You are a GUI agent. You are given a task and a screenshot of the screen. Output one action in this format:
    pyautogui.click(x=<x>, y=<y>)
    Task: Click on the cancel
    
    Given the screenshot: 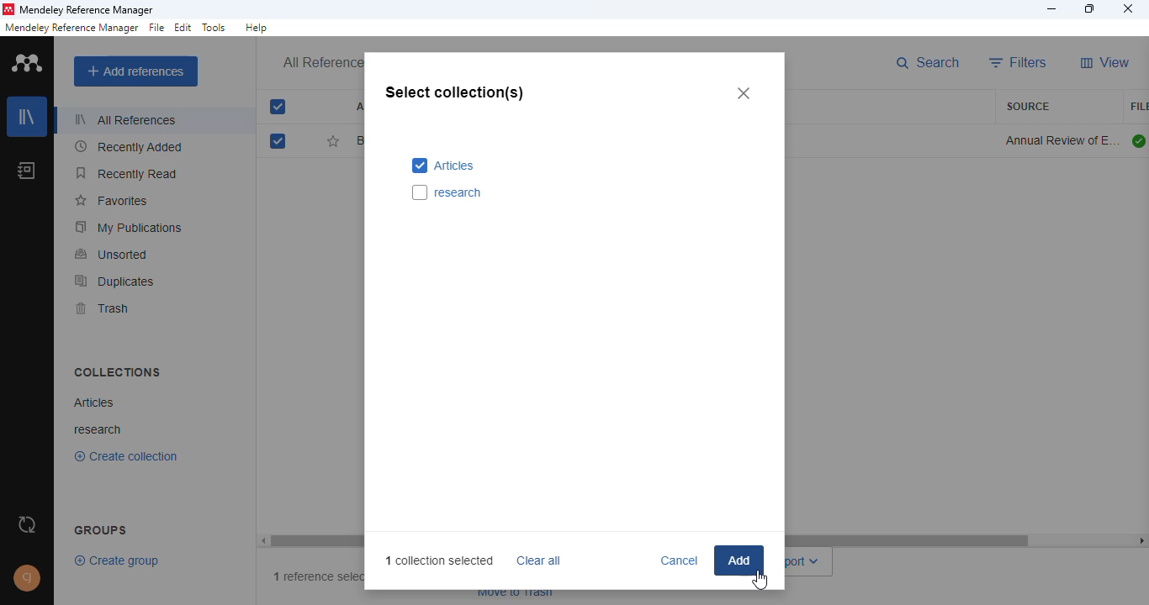 What is the action you would take?
    pyautogui.click(x=680, y=561)
    